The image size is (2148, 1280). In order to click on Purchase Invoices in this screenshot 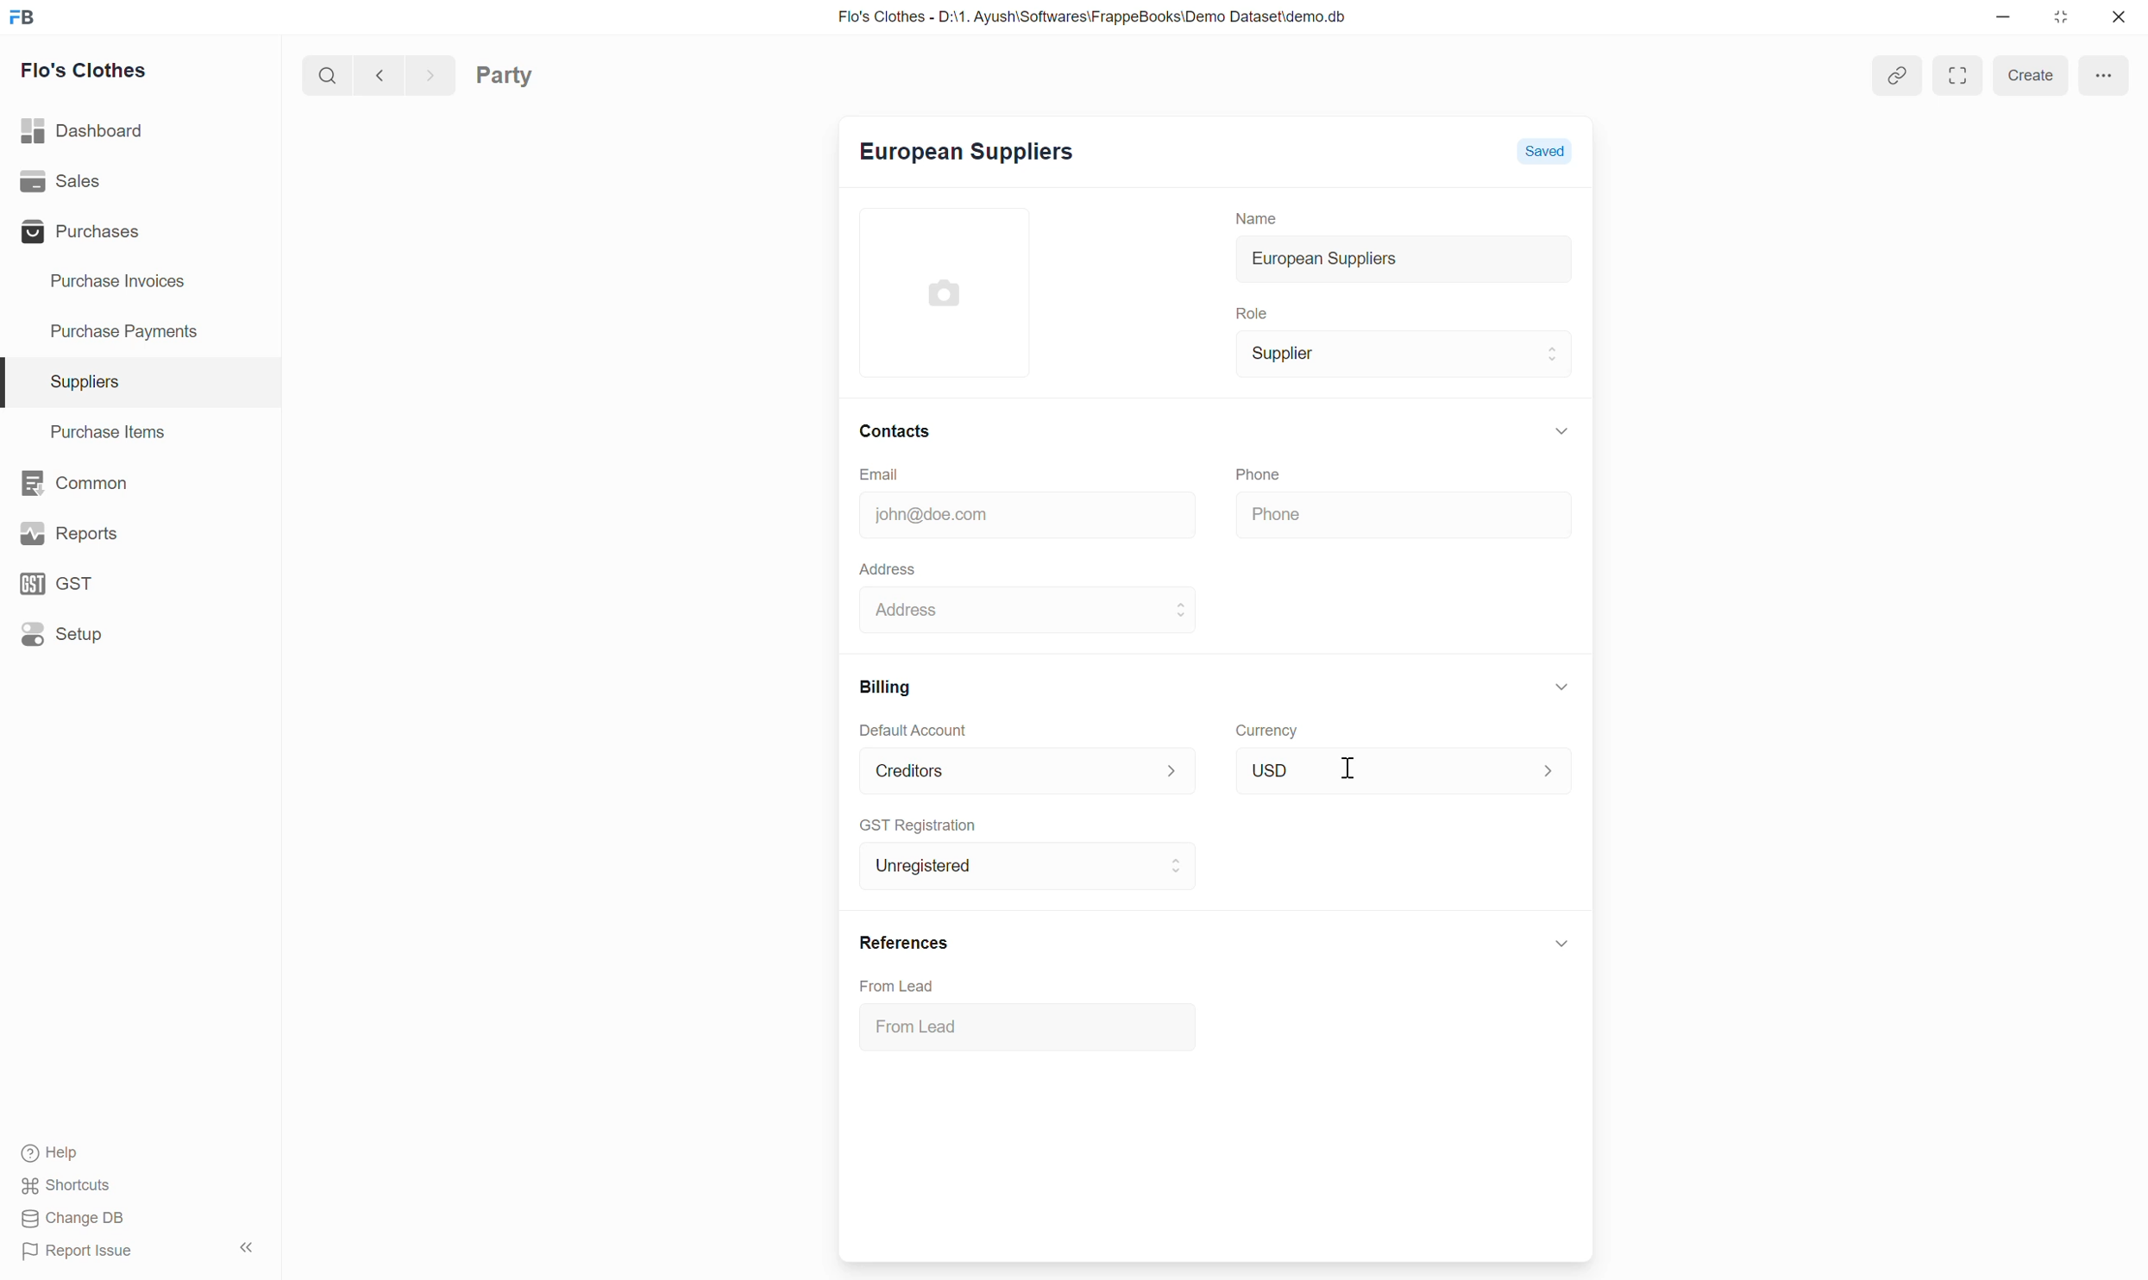, I will do `click(112, 275)`.